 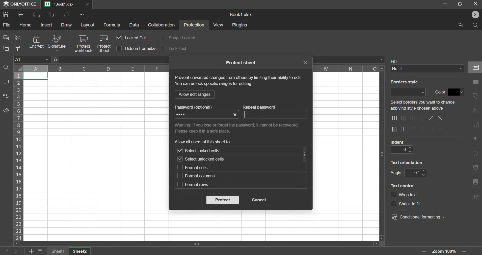 I want to click on Zoom 100%, so click(x=446, y=251).